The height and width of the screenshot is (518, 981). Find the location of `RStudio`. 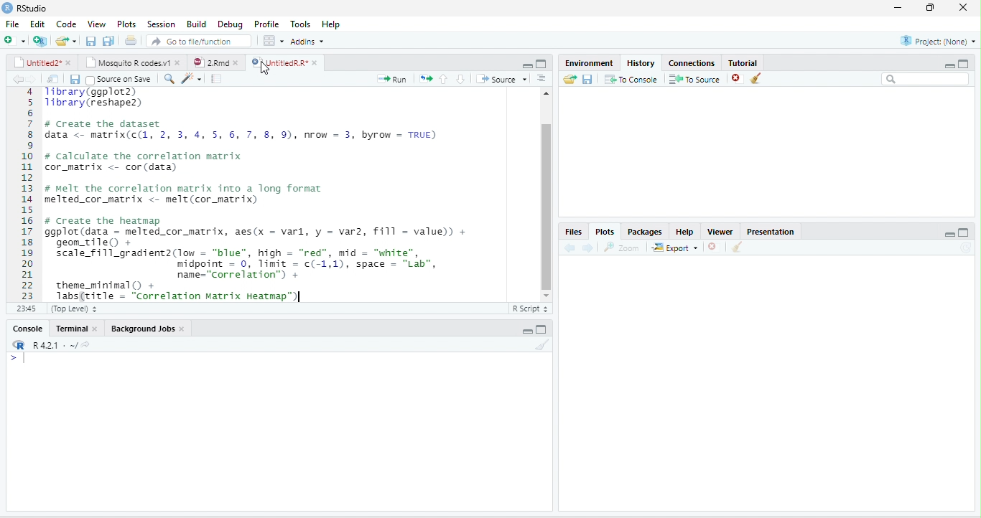

RStudio is located at coordinates (34, 9).